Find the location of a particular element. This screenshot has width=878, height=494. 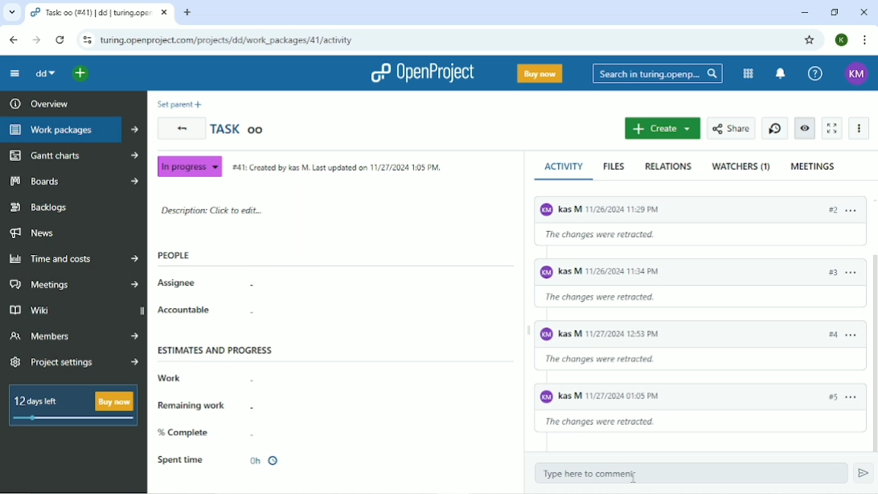

Modules is located at coordinates (749, 74).